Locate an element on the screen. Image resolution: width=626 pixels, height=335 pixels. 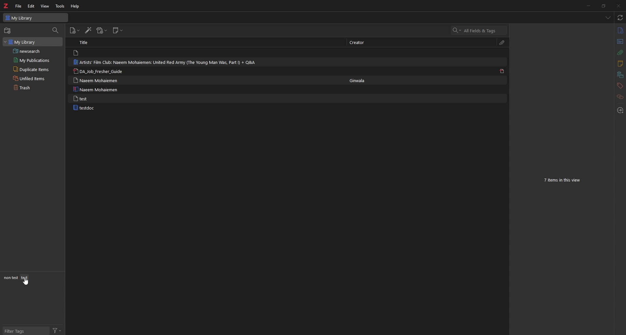
Artists’ Film Club: Naeem Mohaiemen: United Red Army (The Young Man Was, Part I) + Q&A is located at coordinates (164, 62).